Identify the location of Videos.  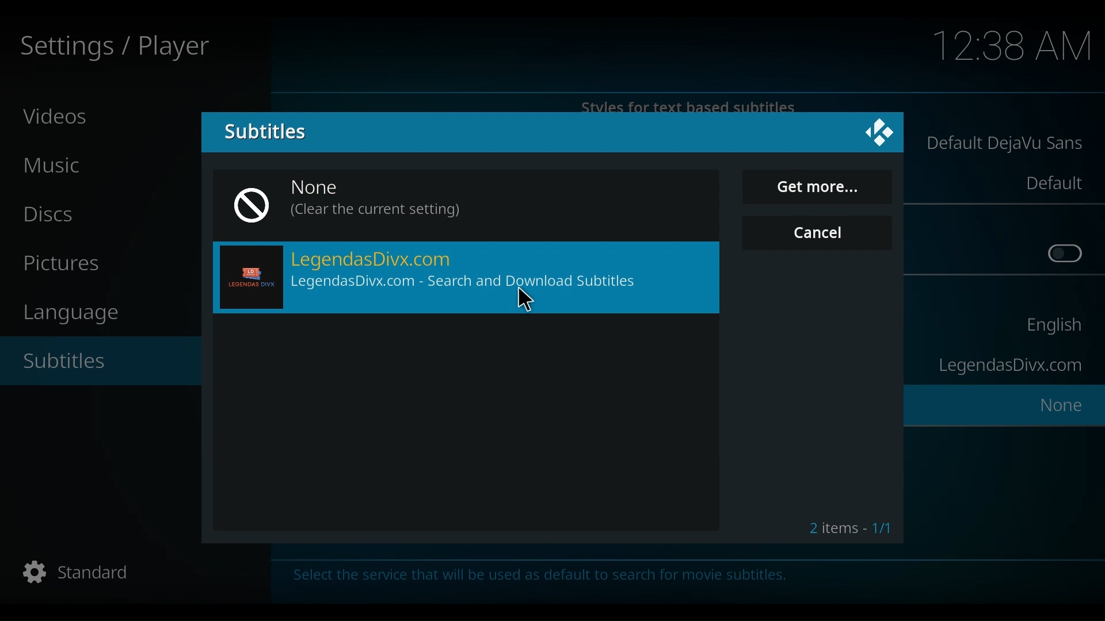
(57, 116).